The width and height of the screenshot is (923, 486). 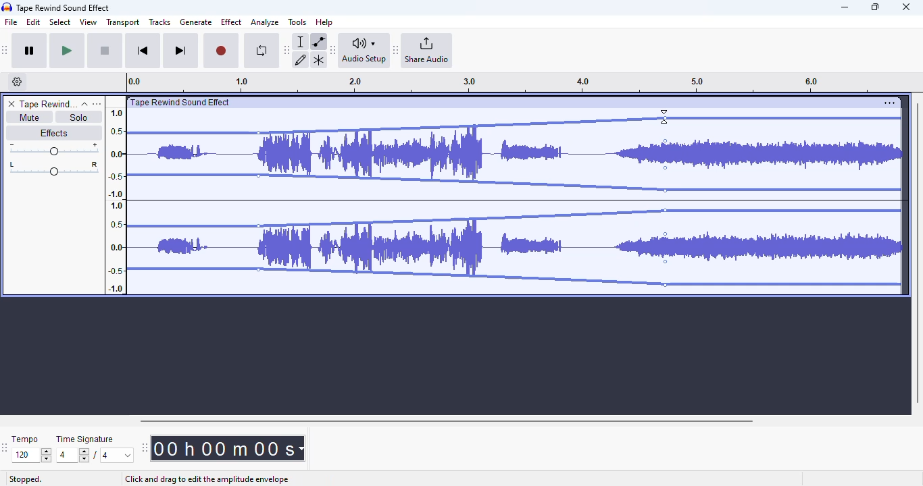 I want to click on Control point, so click(x=258, y=226).